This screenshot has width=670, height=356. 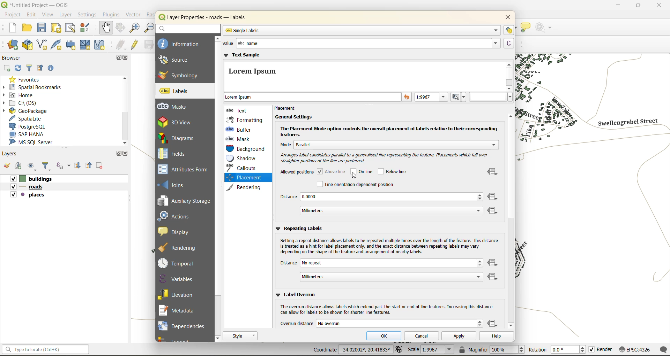 I want to click on browser, so click(x=13, y=59).